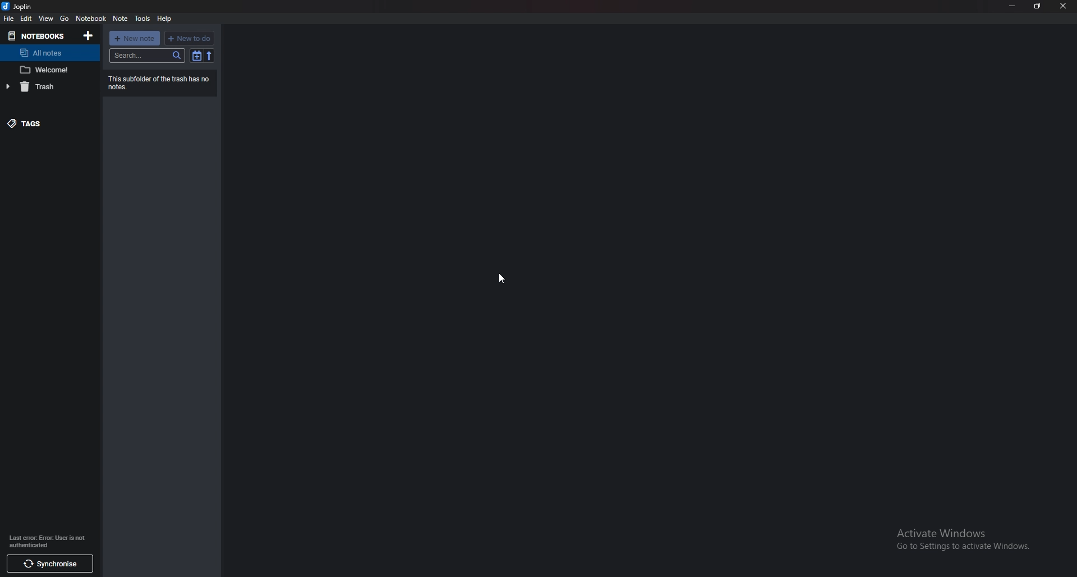 Image resolution: width=1077 pixels, height=577 pixels. What do you see at coordinates (197, 56) in the screenshot?
I see `Toggle sort` at bounding box center [197, 56].